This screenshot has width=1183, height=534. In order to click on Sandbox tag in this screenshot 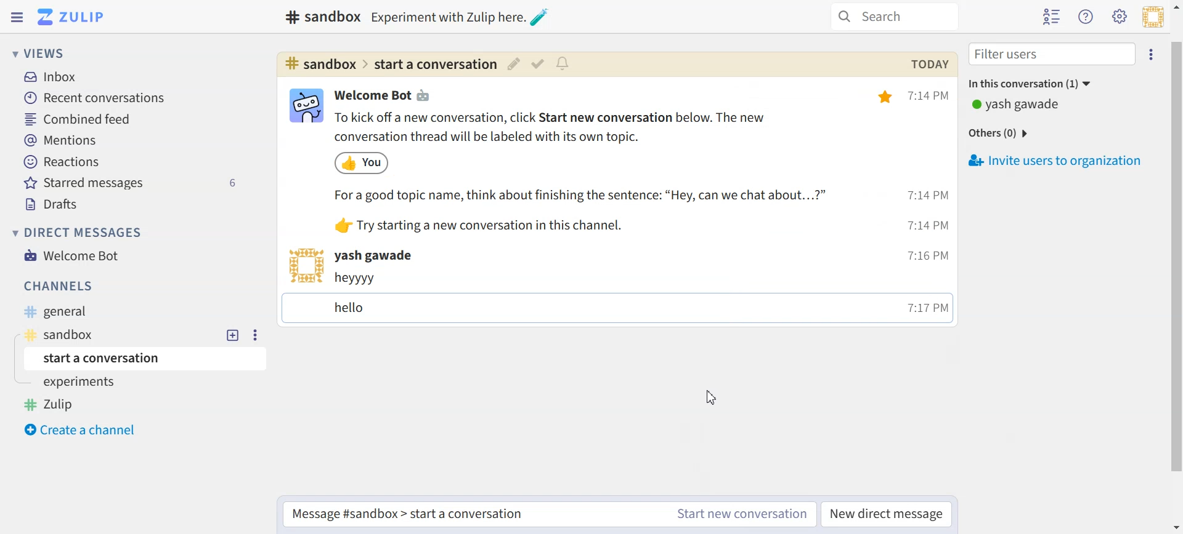, I will do `click(71, 335)`.